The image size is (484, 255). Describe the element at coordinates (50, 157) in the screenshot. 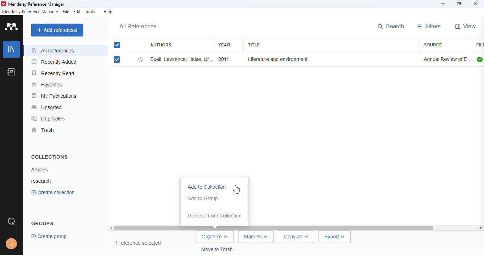

I see `collections` at that location.